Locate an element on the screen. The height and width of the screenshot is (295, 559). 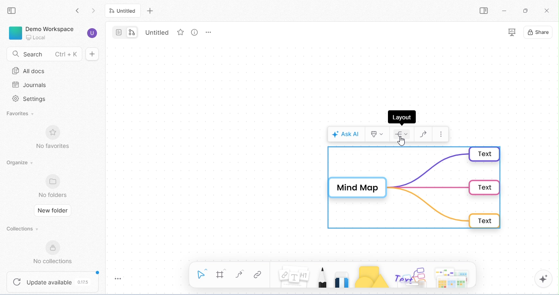
layout is located at coordinates (403, 134).